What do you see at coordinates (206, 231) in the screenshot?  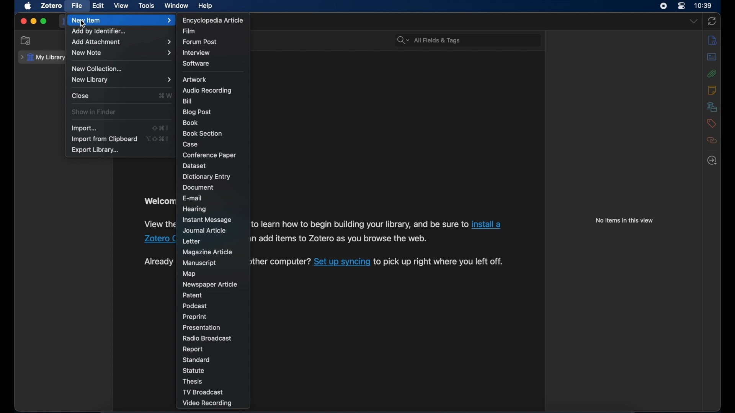 I see `journal article` at bounding box center [206, 231].